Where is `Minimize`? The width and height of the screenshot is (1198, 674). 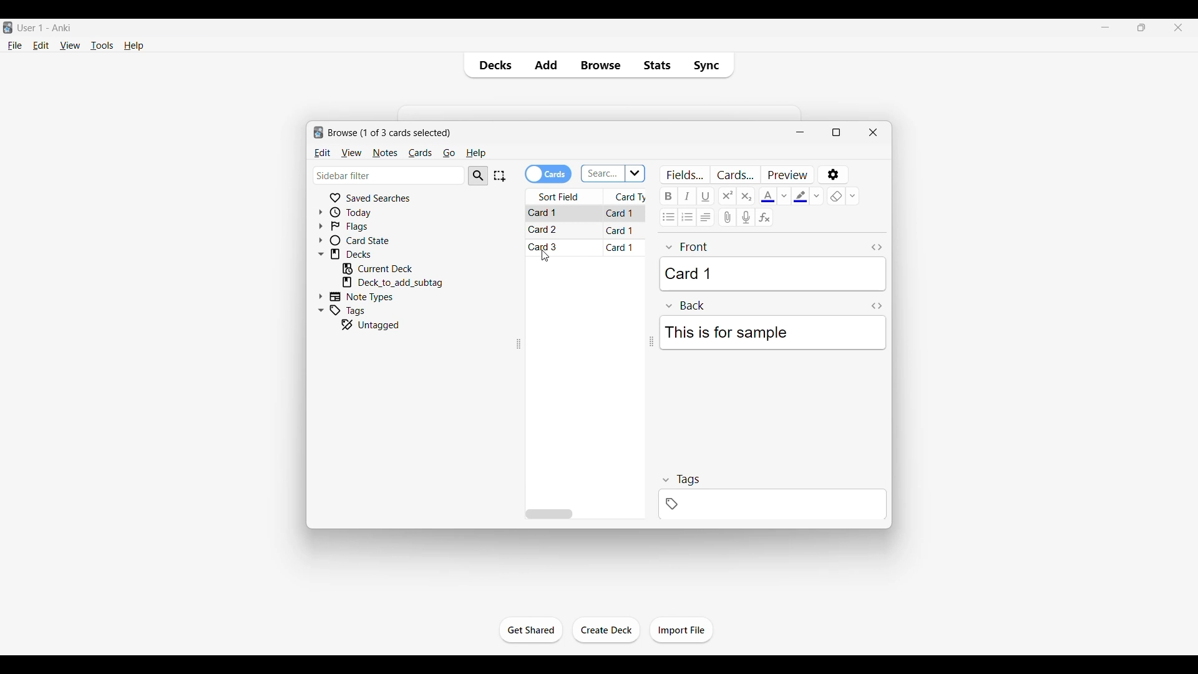 Minimize is located at coordinates (1105, 27).